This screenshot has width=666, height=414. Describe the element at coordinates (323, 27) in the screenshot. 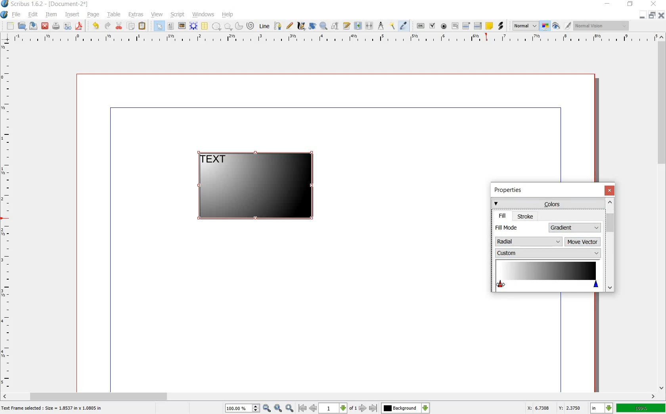

I see `zoom in or out` at that location.